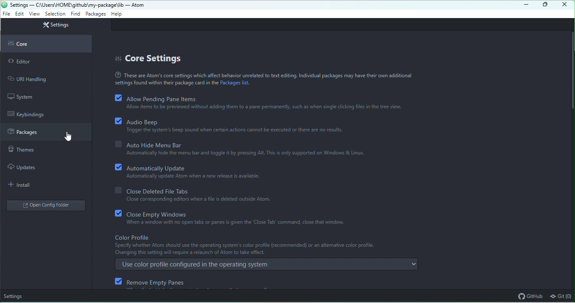  I want to click on lose corresponding editors when a file is deleted outside Atom., so click(189, 201).